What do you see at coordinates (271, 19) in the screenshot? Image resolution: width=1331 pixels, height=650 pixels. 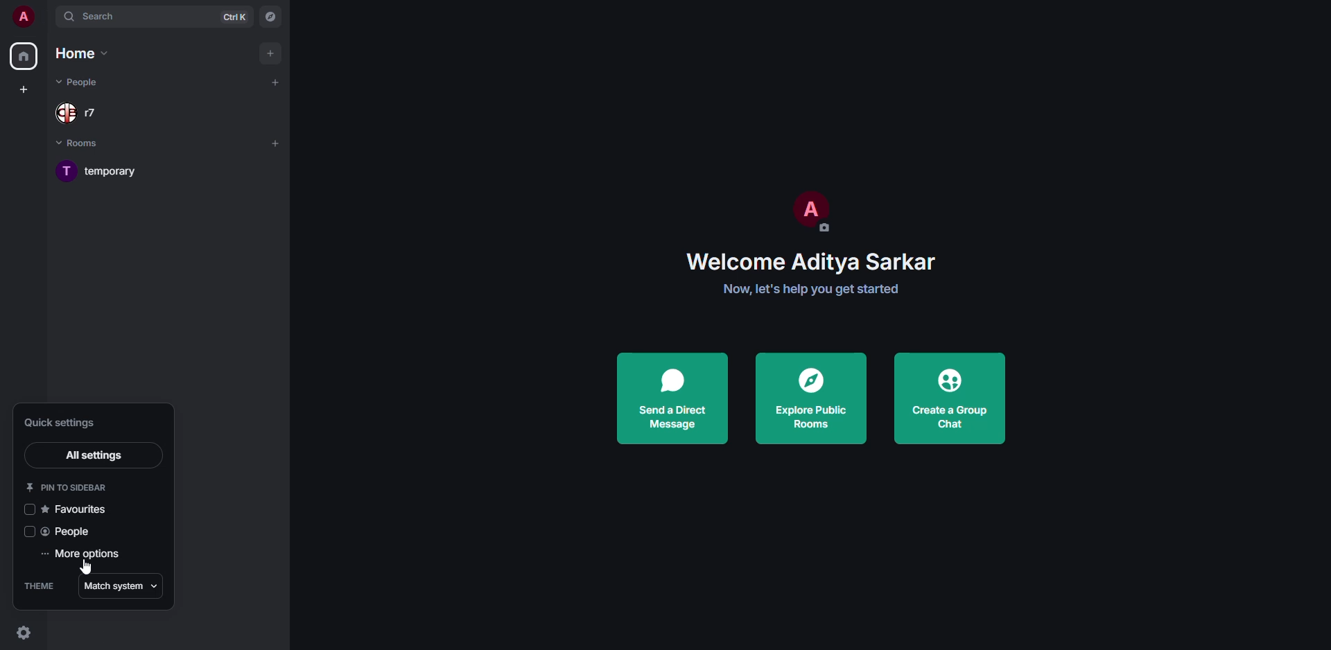 I see `navigator` at bounding box center [271, 19].